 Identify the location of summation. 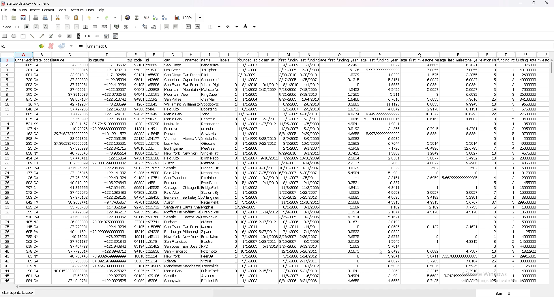
(137, 18).